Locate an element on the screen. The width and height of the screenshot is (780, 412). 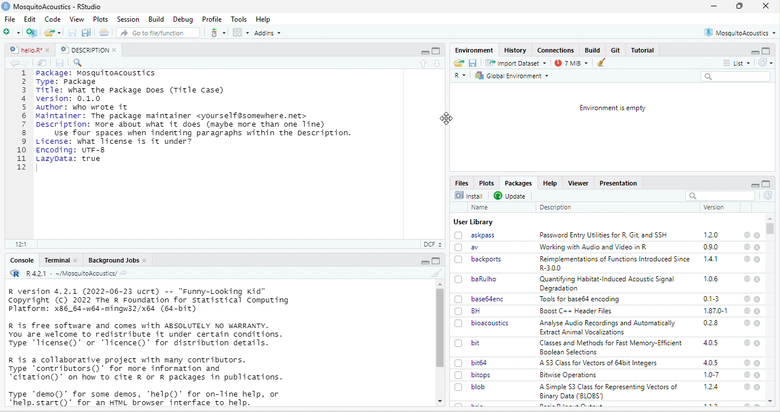
close is located at coordinates (758, 299).